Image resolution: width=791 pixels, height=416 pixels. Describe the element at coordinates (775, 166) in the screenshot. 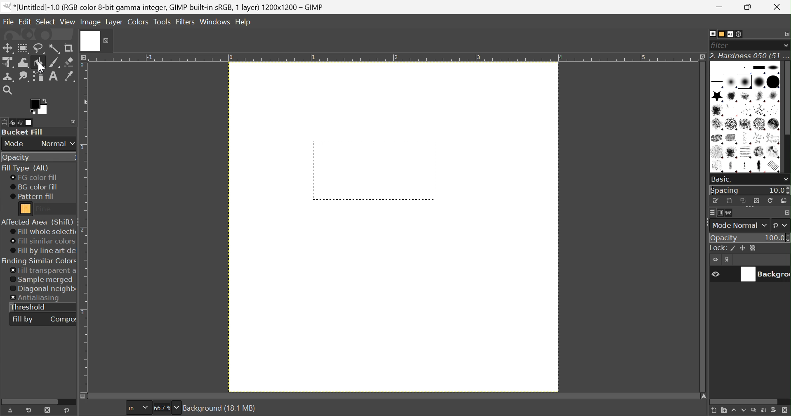

I see `Pencil Scratch` at that location.